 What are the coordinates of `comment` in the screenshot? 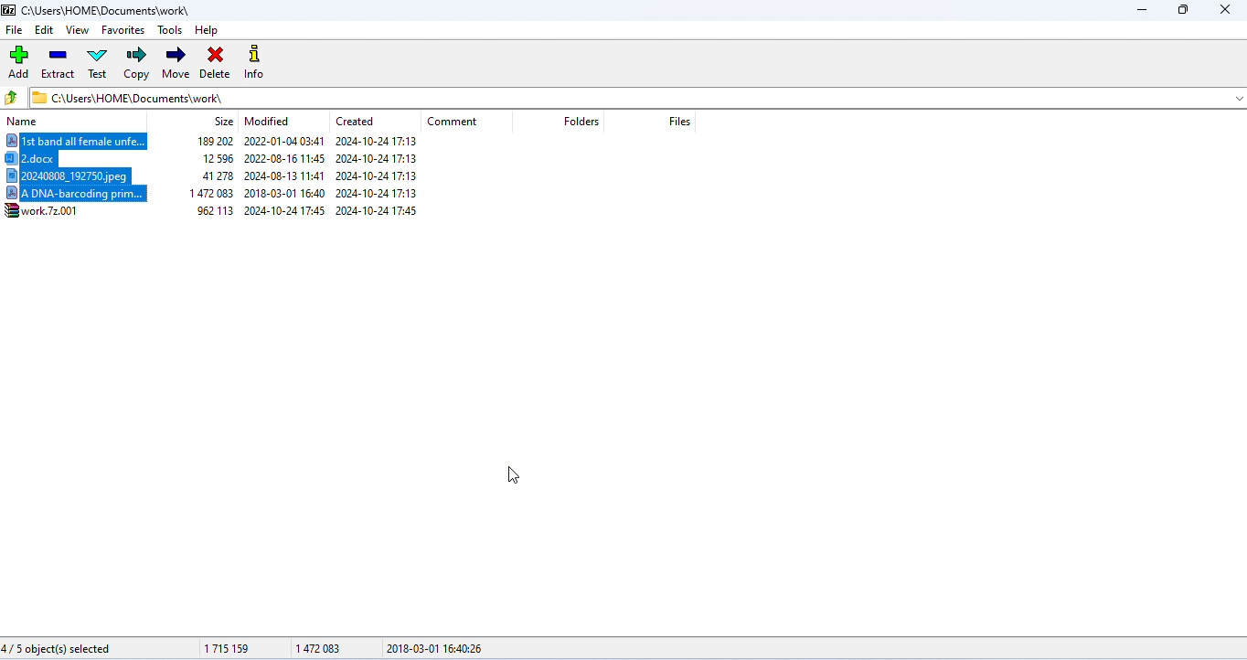 It's located at (452, 122).